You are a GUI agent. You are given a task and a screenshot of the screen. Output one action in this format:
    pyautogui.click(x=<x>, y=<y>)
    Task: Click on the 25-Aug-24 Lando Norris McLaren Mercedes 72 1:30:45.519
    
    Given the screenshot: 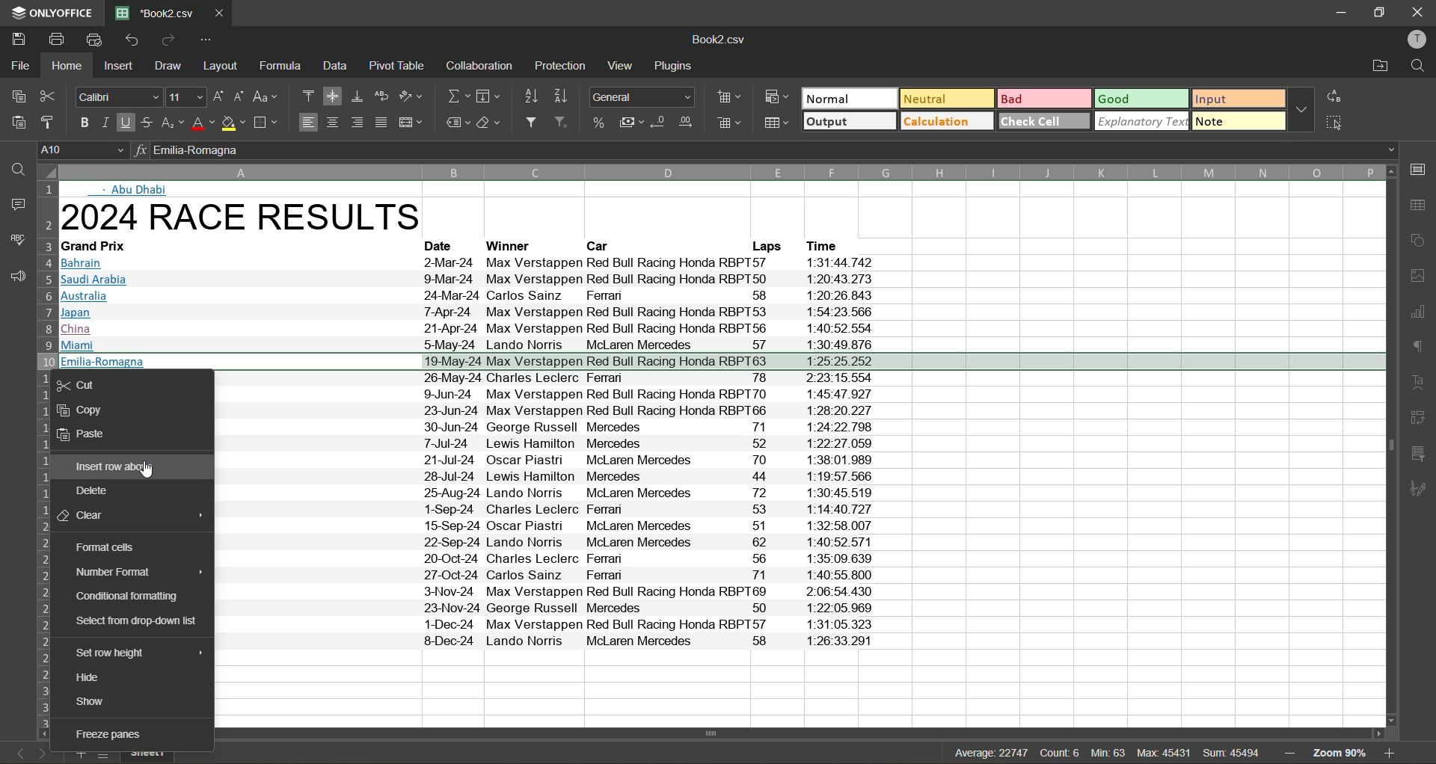 What is the action you would take?
    pyautogui.click(x=547, y=492)
    